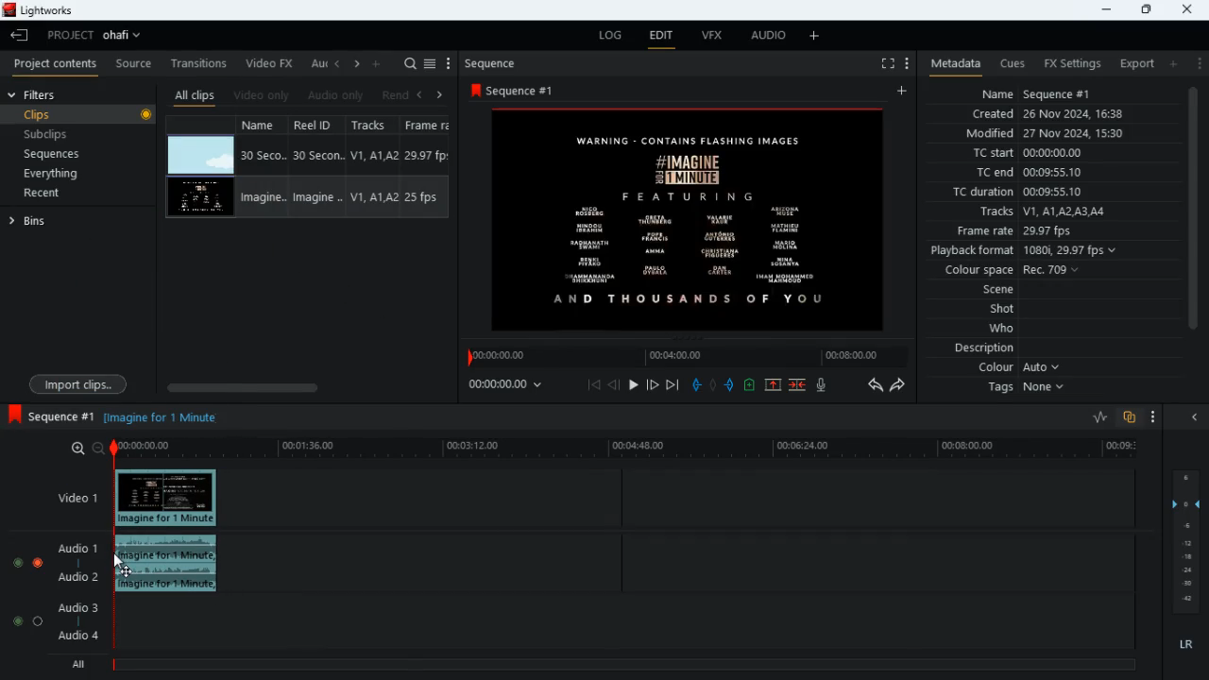 This screenshot has width=1209, height=680. Describe the element at coordinates (875, 384) in the screenshot. I see `backward` at that location.